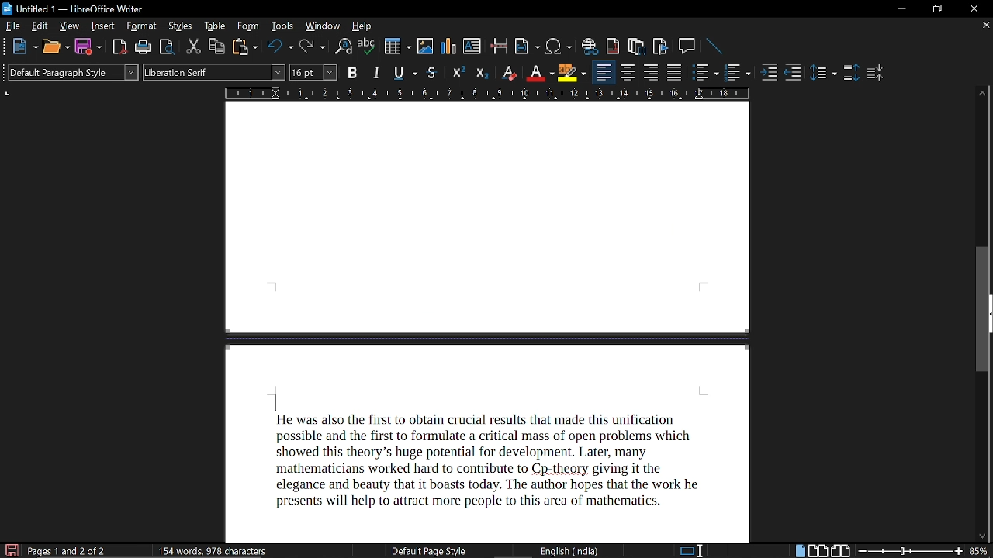 The image size is (993, 558). Describe the element at coordinates (849, 74) in the screenshot. I see `Increase paragraph spacing` at that location.